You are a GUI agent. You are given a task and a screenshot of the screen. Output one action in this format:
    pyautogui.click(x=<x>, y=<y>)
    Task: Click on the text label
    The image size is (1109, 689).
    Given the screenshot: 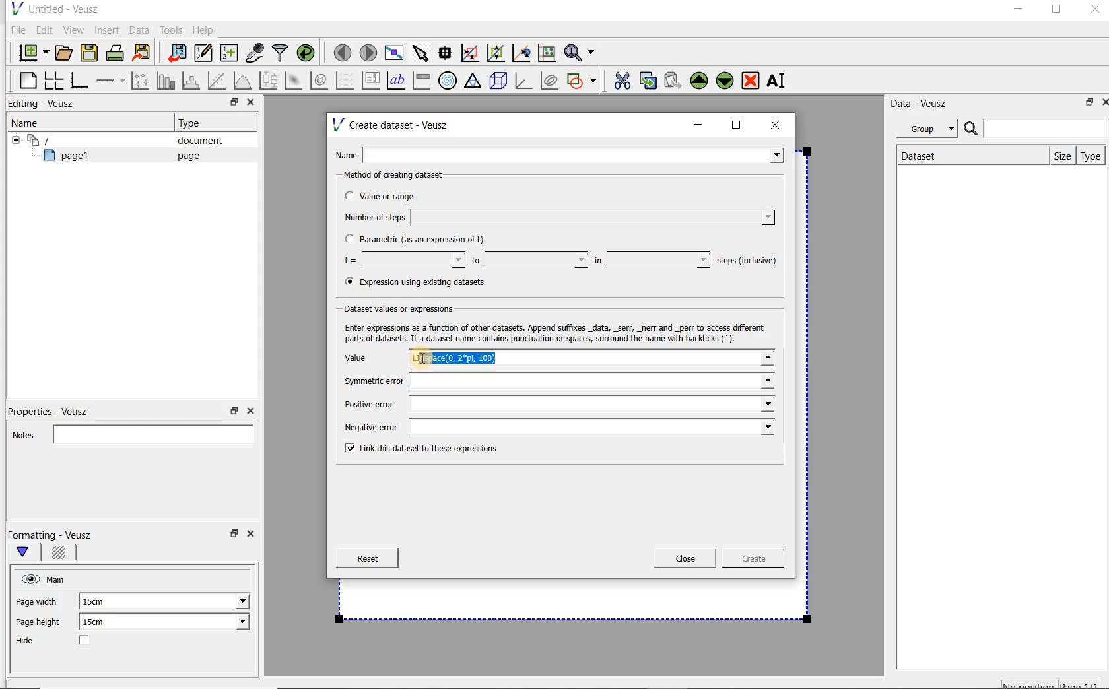 What is the action you would take?
    pyautogui.click(x=397, y=80)
    